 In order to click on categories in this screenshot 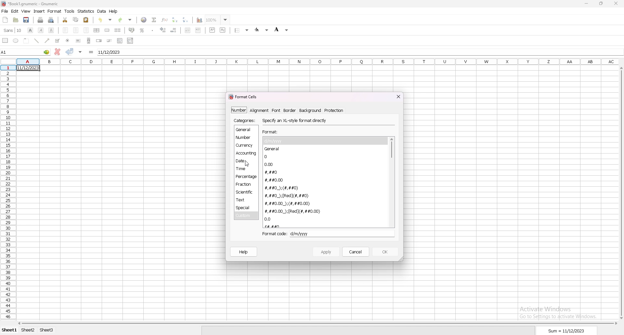, I will do `click(245, 121)`.